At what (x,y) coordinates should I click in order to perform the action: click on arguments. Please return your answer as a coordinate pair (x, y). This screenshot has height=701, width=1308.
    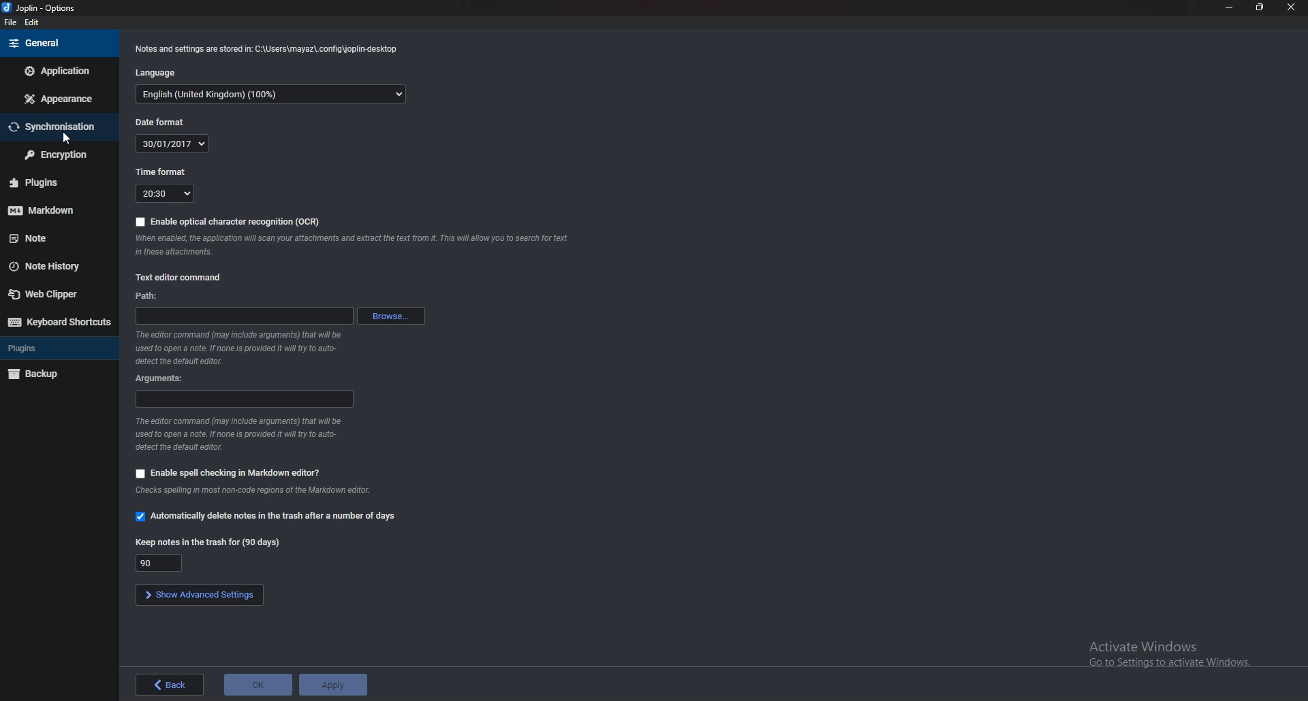
    Looking at the image, I should click on (163, 378).